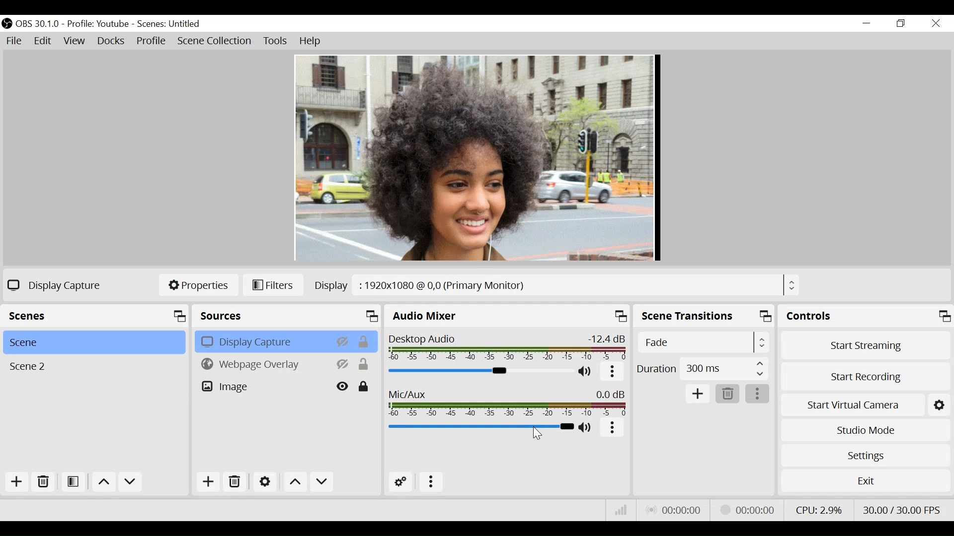  What do you see at coordinates (508, 402) in the screenshot?
I see `Mic/Aux` at bounding box center [508, 402].